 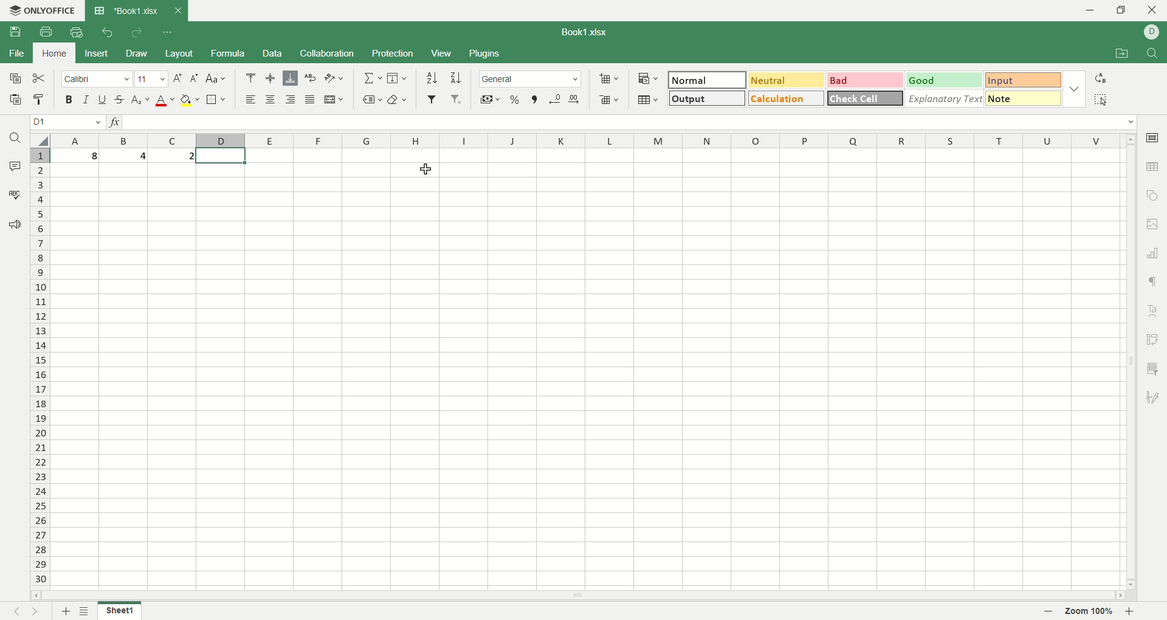 What do you see at coordinates (1089, 610) in the screenshot?
I see `zoom 100%` at bounding box center [1089, 610].